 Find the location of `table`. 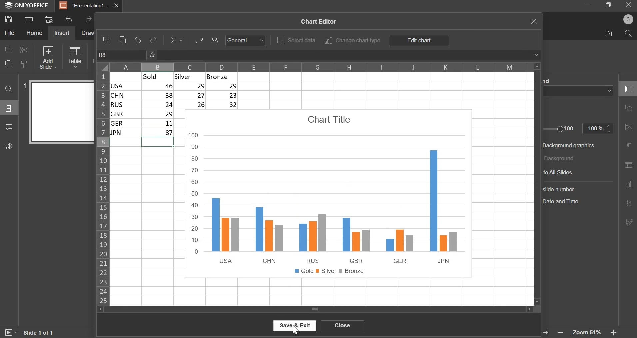

table is located at coordinates (74, 57).